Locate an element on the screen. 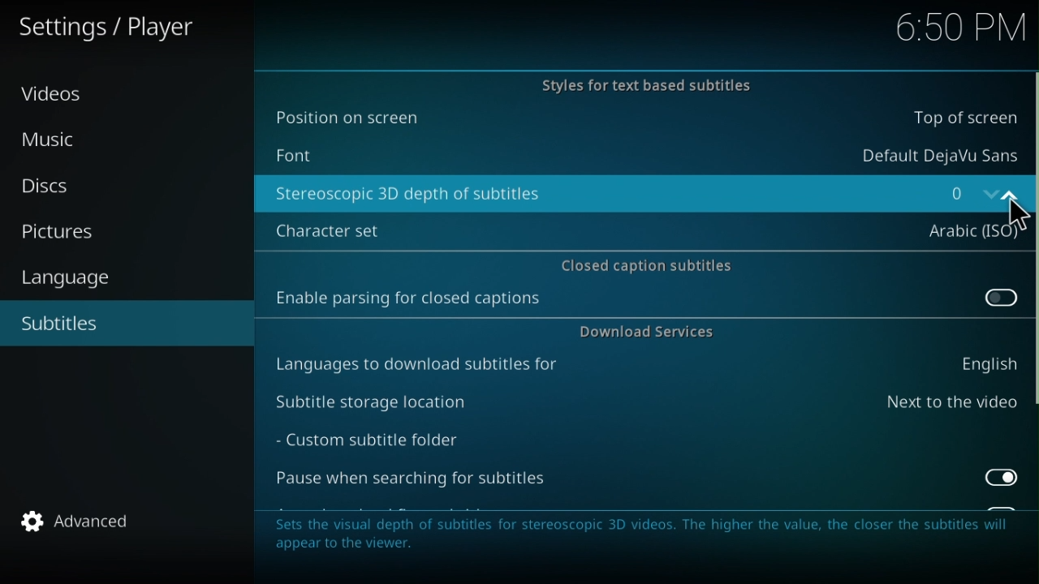 This screenshot has height=584, width=1039. Position on the screen is located at coordinates (639, 118).